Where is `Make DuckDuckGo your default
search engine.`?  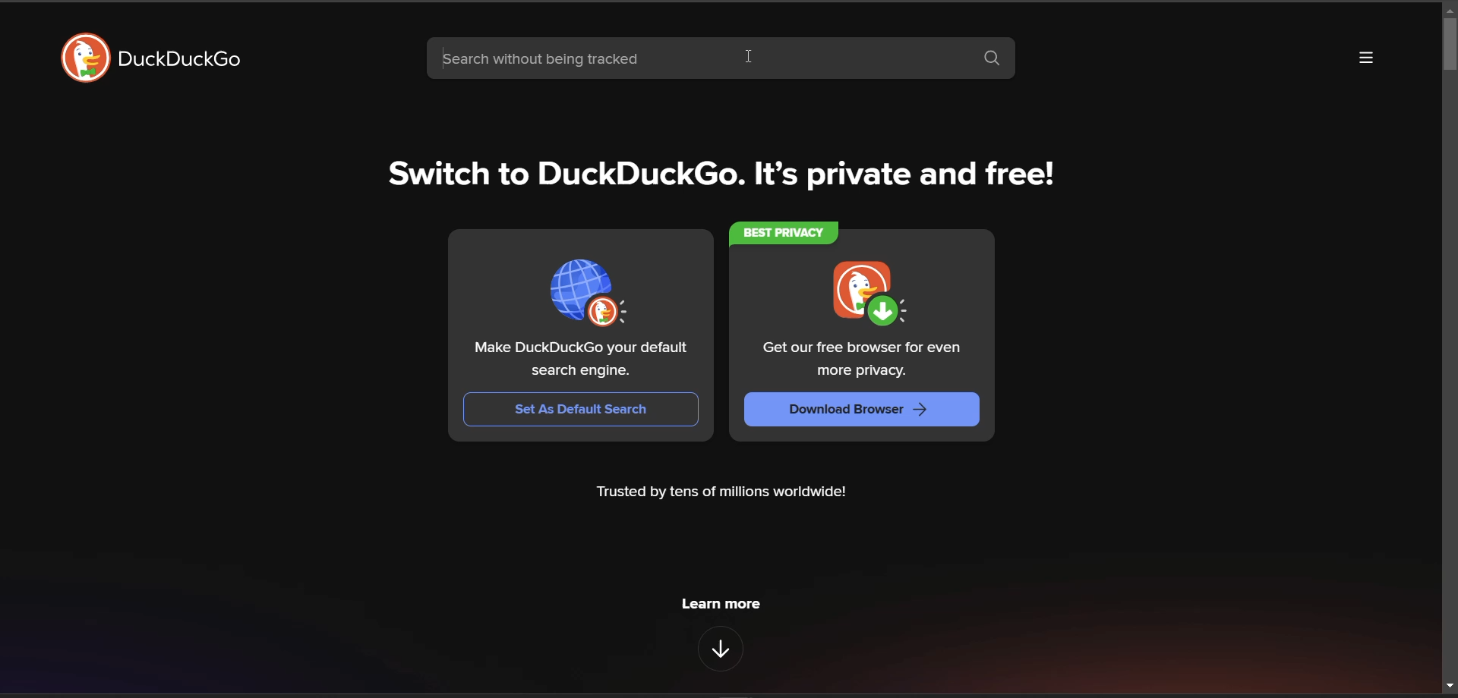
Make DuckDuckGo your default
search engine. is located at coordinates (579, 360).